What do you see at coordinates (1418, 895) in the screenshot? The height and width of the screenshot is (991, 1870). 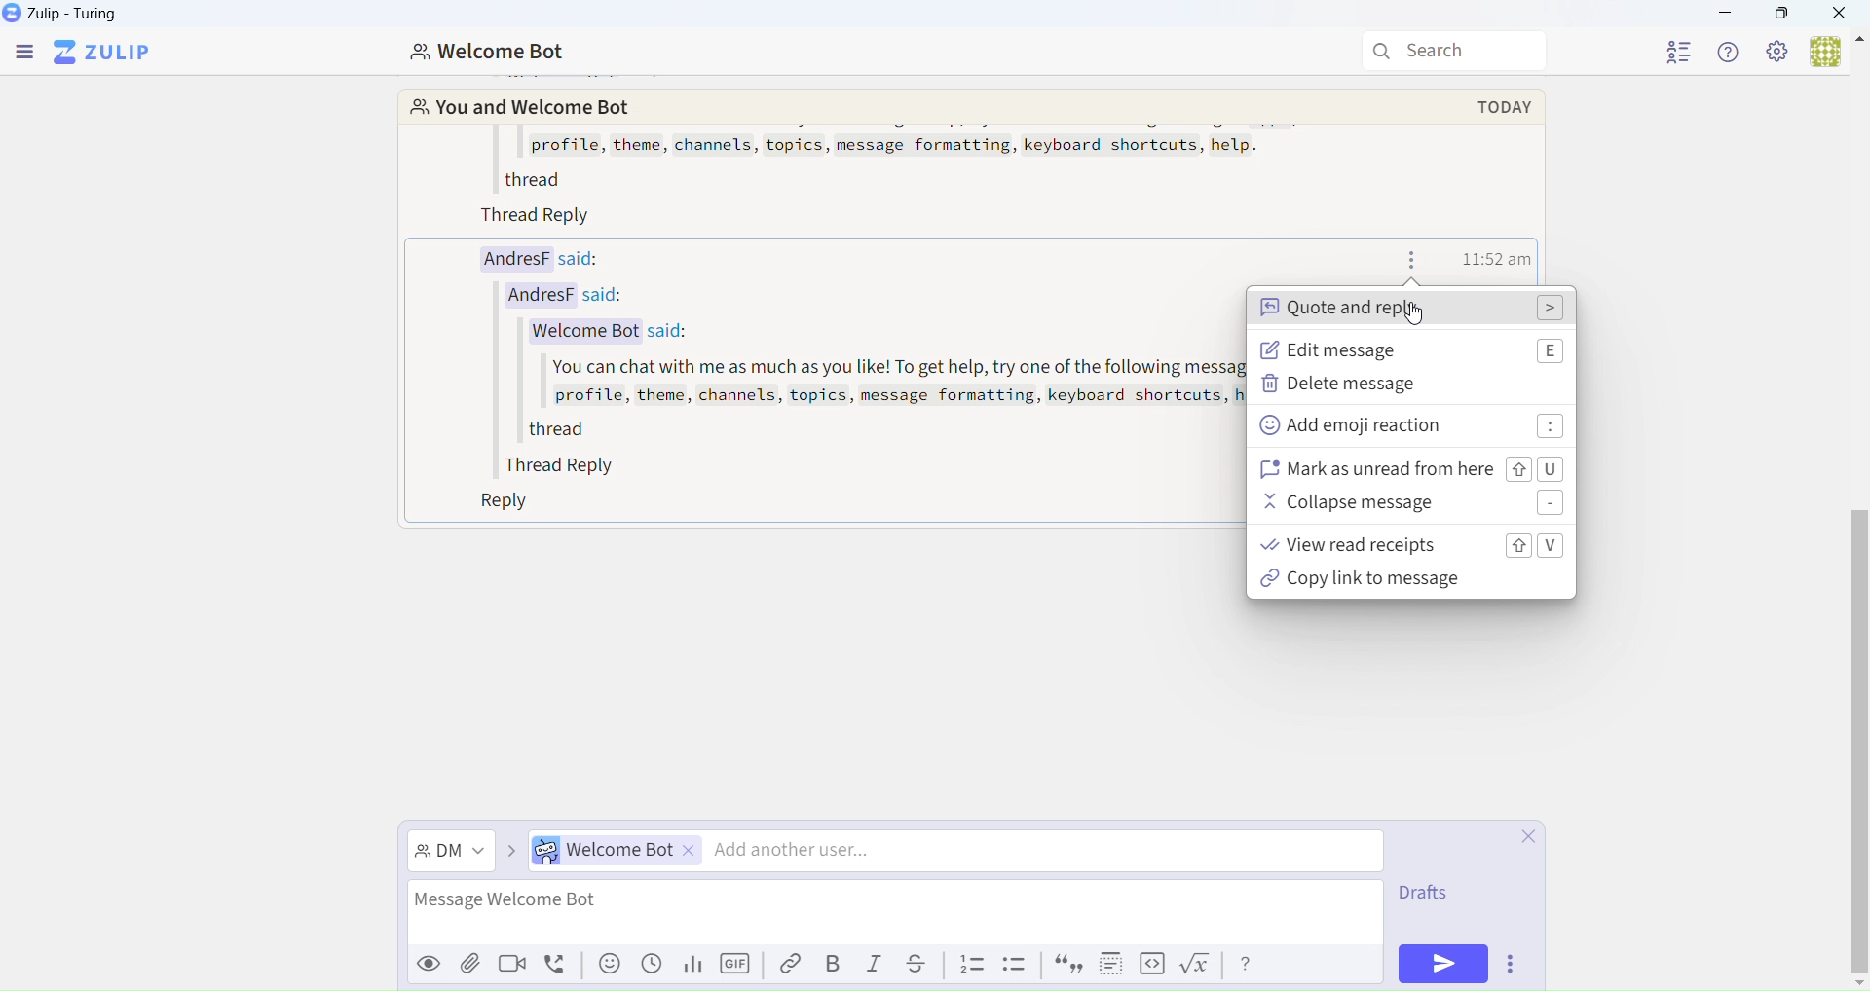 I see `Draft` at bounding box center [1418, 895].